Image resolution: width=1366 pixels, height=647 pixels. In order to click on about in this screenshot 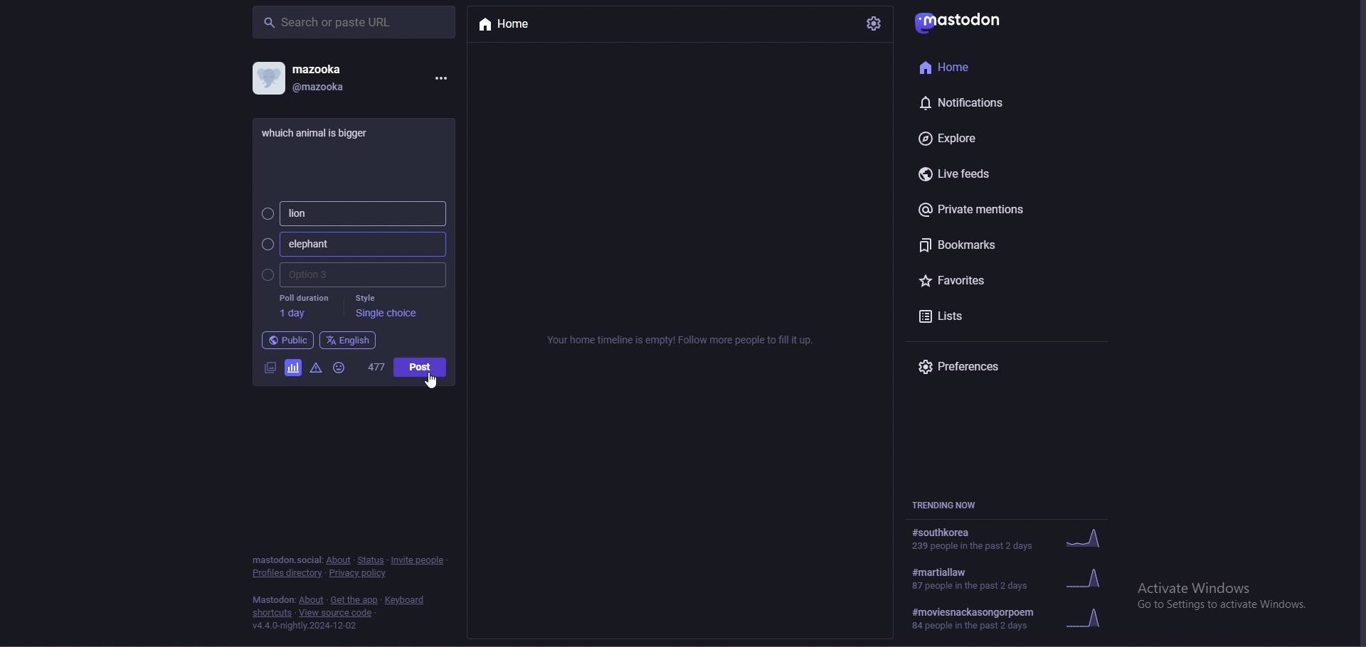, I will do `click(339, 560)`.